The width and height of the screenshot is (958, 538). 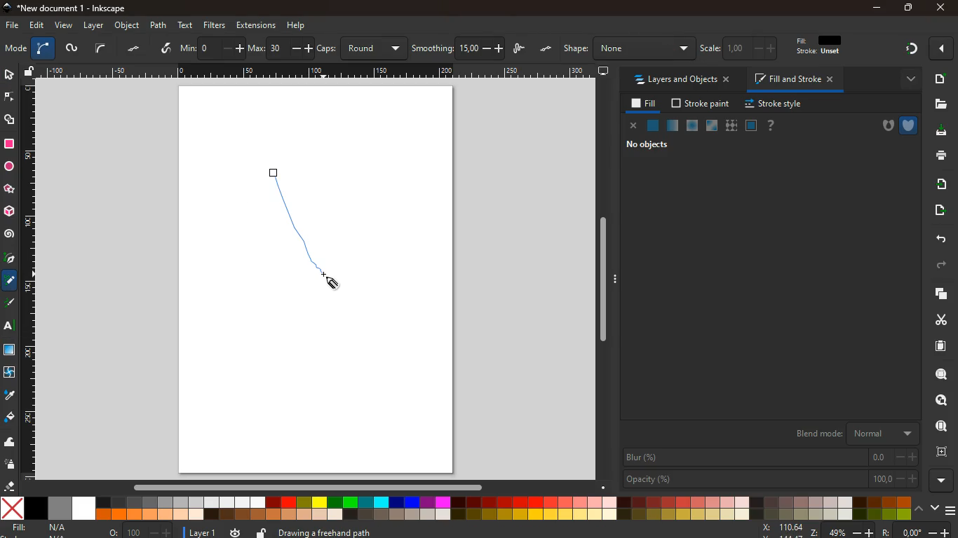 I want to click on frame, so click(x=943, y=401).